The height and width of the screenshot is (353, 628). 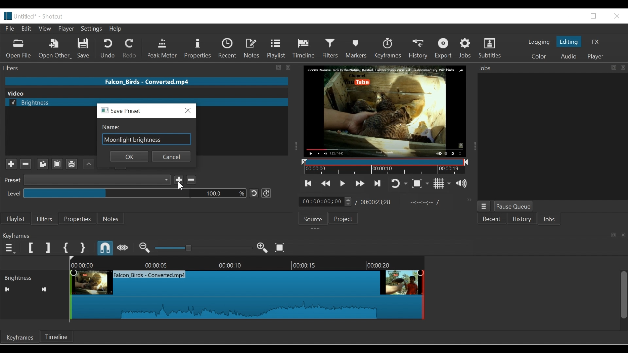 What do you see at coordinates (343, 294) in the screenshot?
I see `Keyframe` at bounding box center [343, 294].